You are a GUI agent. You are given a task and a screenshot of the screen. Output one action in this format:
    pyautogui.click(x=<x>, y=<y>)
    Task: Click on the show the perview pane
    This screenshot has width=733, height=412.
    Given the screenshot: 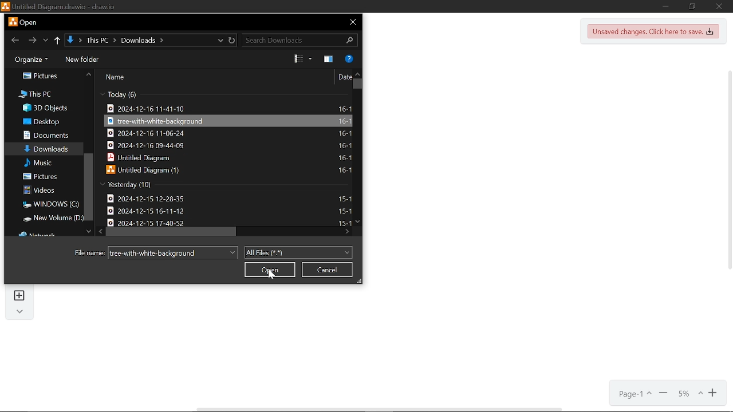 What is the action you would take?
    pyautogui.click(x=330, y=60)
    